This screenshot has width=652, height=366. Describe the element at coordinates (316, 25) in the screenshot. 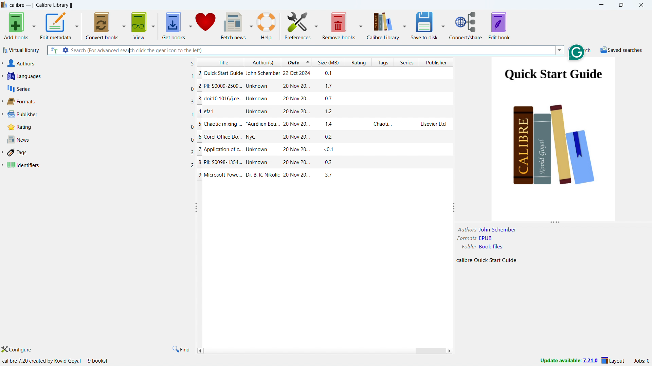

I see `preference options` at that location.